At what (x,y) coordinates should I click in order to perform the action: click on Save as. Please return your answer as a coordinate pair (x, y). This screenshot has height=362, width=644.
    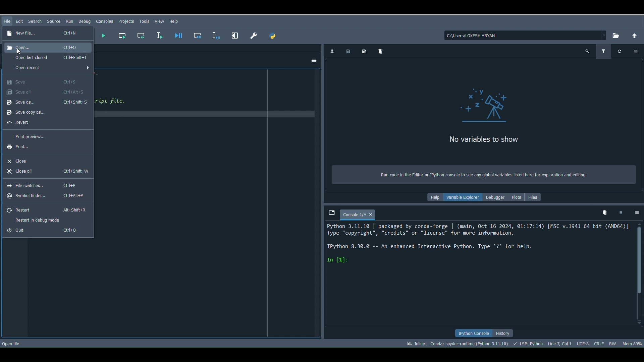
    Looking at the image, I should click on (47, 102).